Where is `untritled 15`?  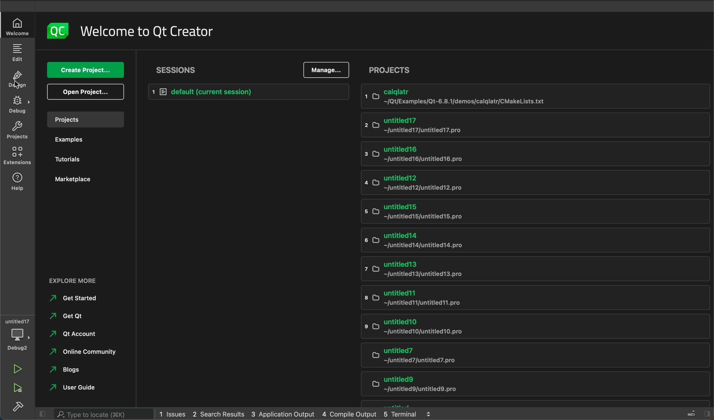 untritled 15 is located at coordinates (520, 213).